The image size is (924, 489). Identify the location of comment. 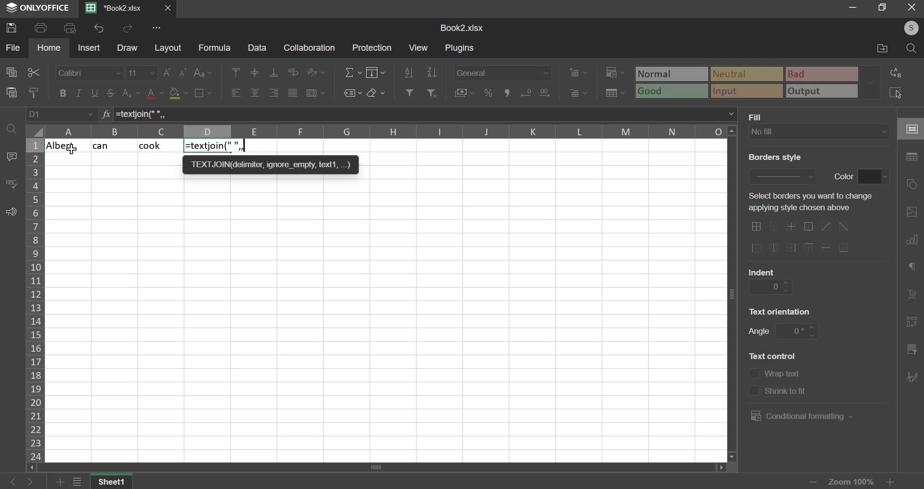
(11, 157).